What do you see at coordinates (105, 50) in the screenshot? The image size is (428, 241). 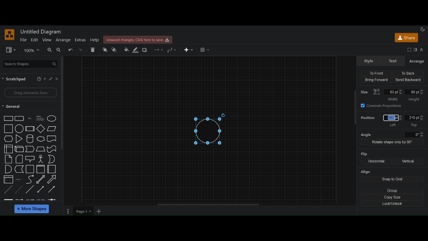 I see `to front` at bounding box center [105, 50].